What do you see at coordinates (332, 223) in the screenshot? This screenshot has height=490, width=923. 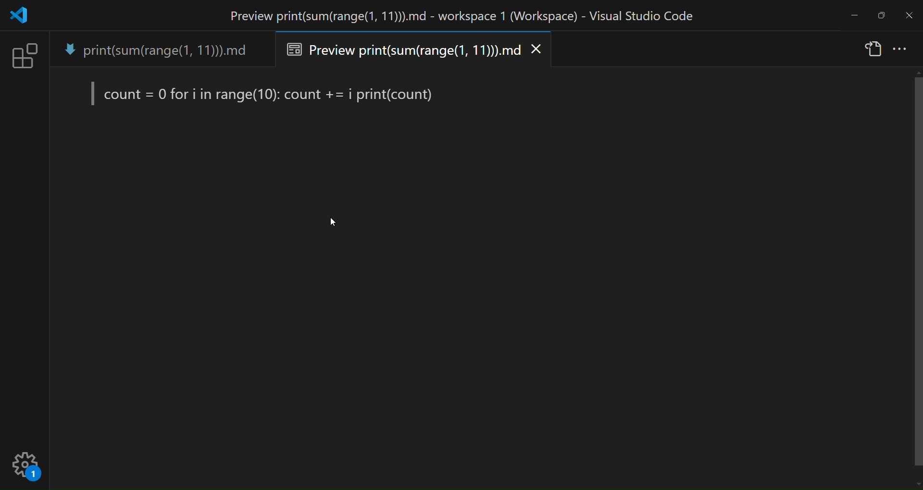 I see `cursor` at bounding box center [332, 223].